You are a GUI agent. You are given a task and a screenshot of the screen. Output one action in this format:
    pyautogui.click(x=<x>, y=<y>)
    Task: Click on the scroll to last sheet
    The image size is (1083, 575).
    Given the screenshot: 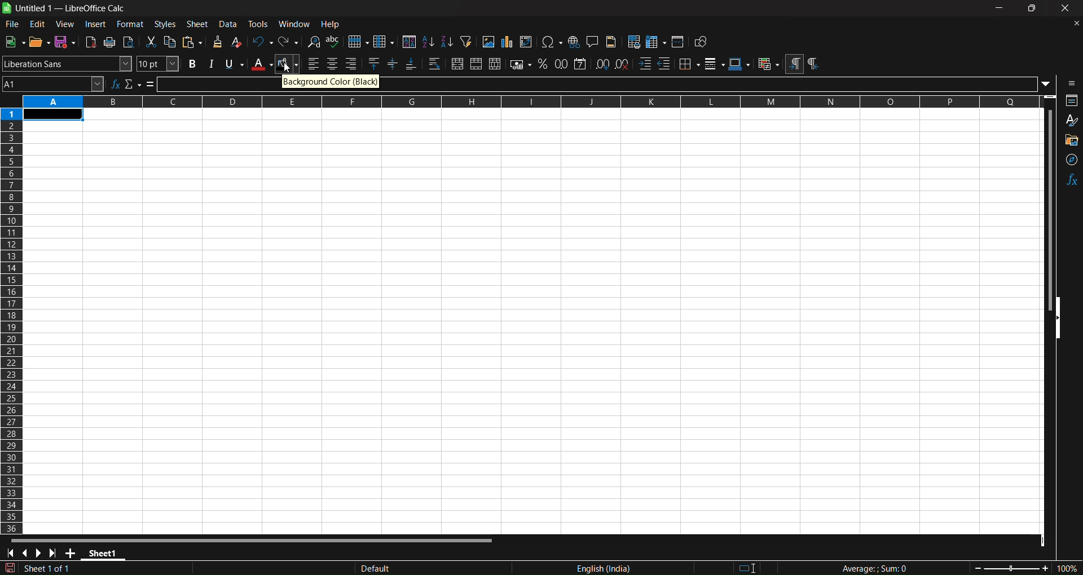 What is the action you would take?
    pyautogui.click(x=55, y=554)
    